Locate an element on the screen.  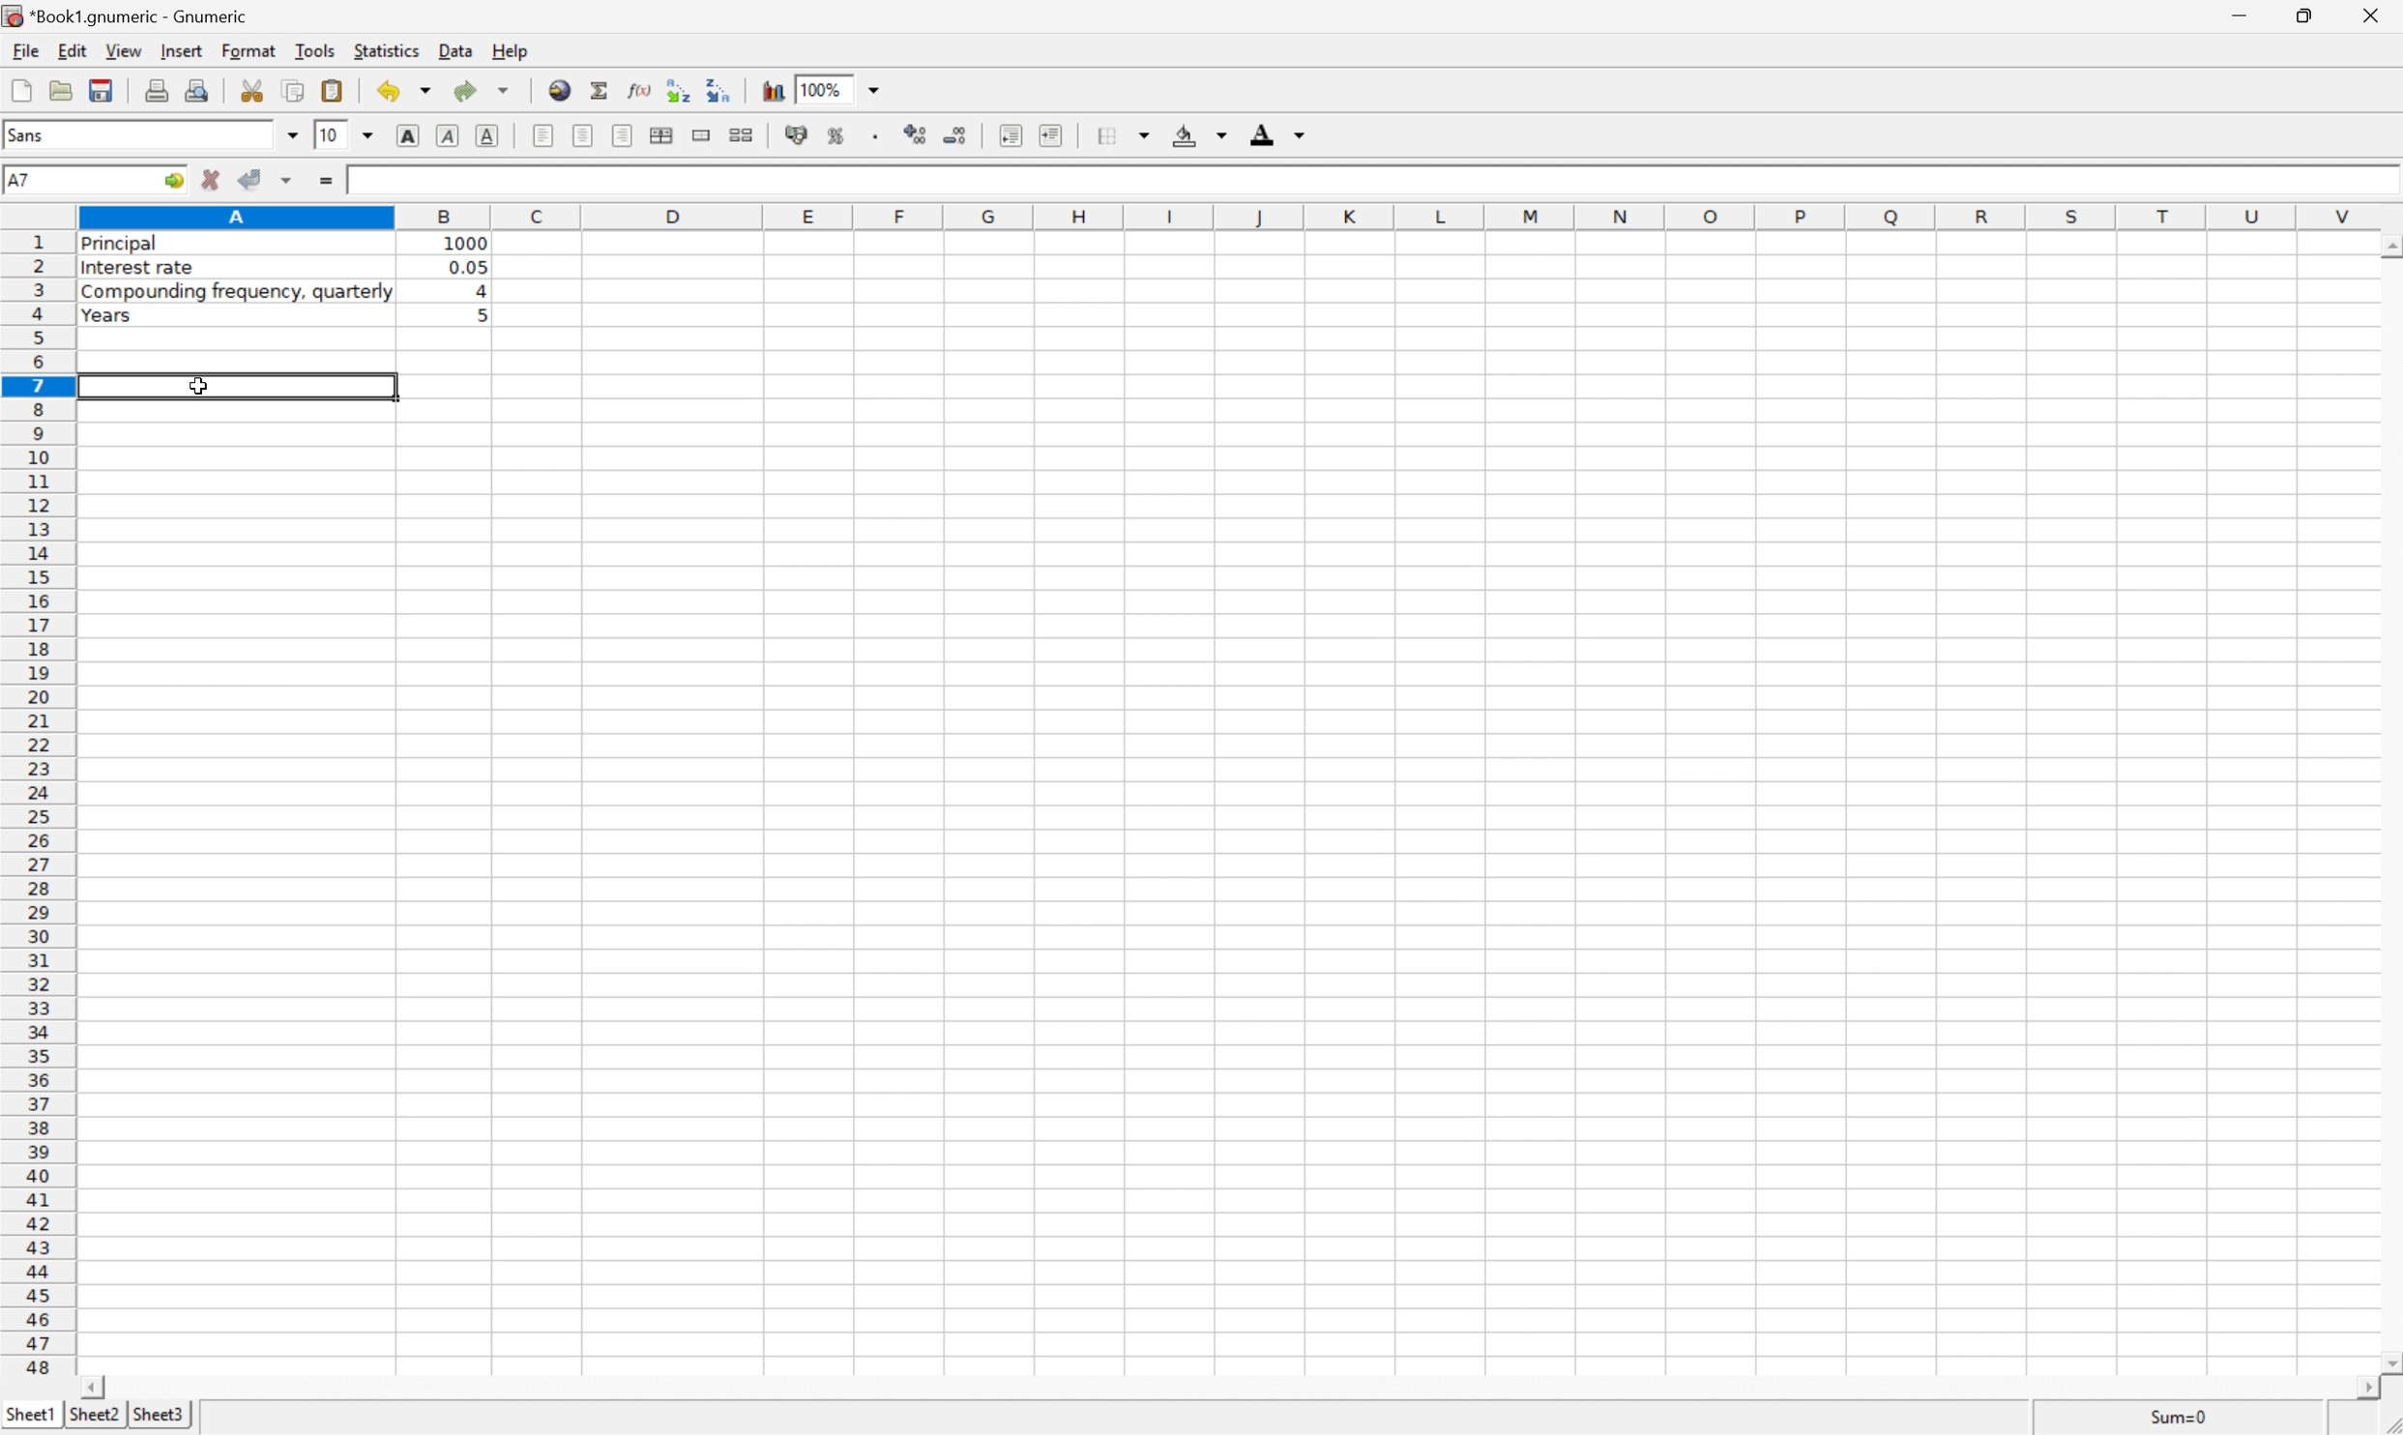
paste is located at coordinates (332, 89).